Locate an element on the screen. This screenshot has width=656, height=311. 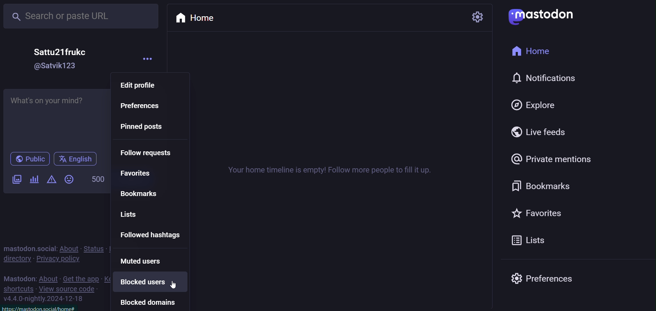
cursor is located at coordinates (176, 288).